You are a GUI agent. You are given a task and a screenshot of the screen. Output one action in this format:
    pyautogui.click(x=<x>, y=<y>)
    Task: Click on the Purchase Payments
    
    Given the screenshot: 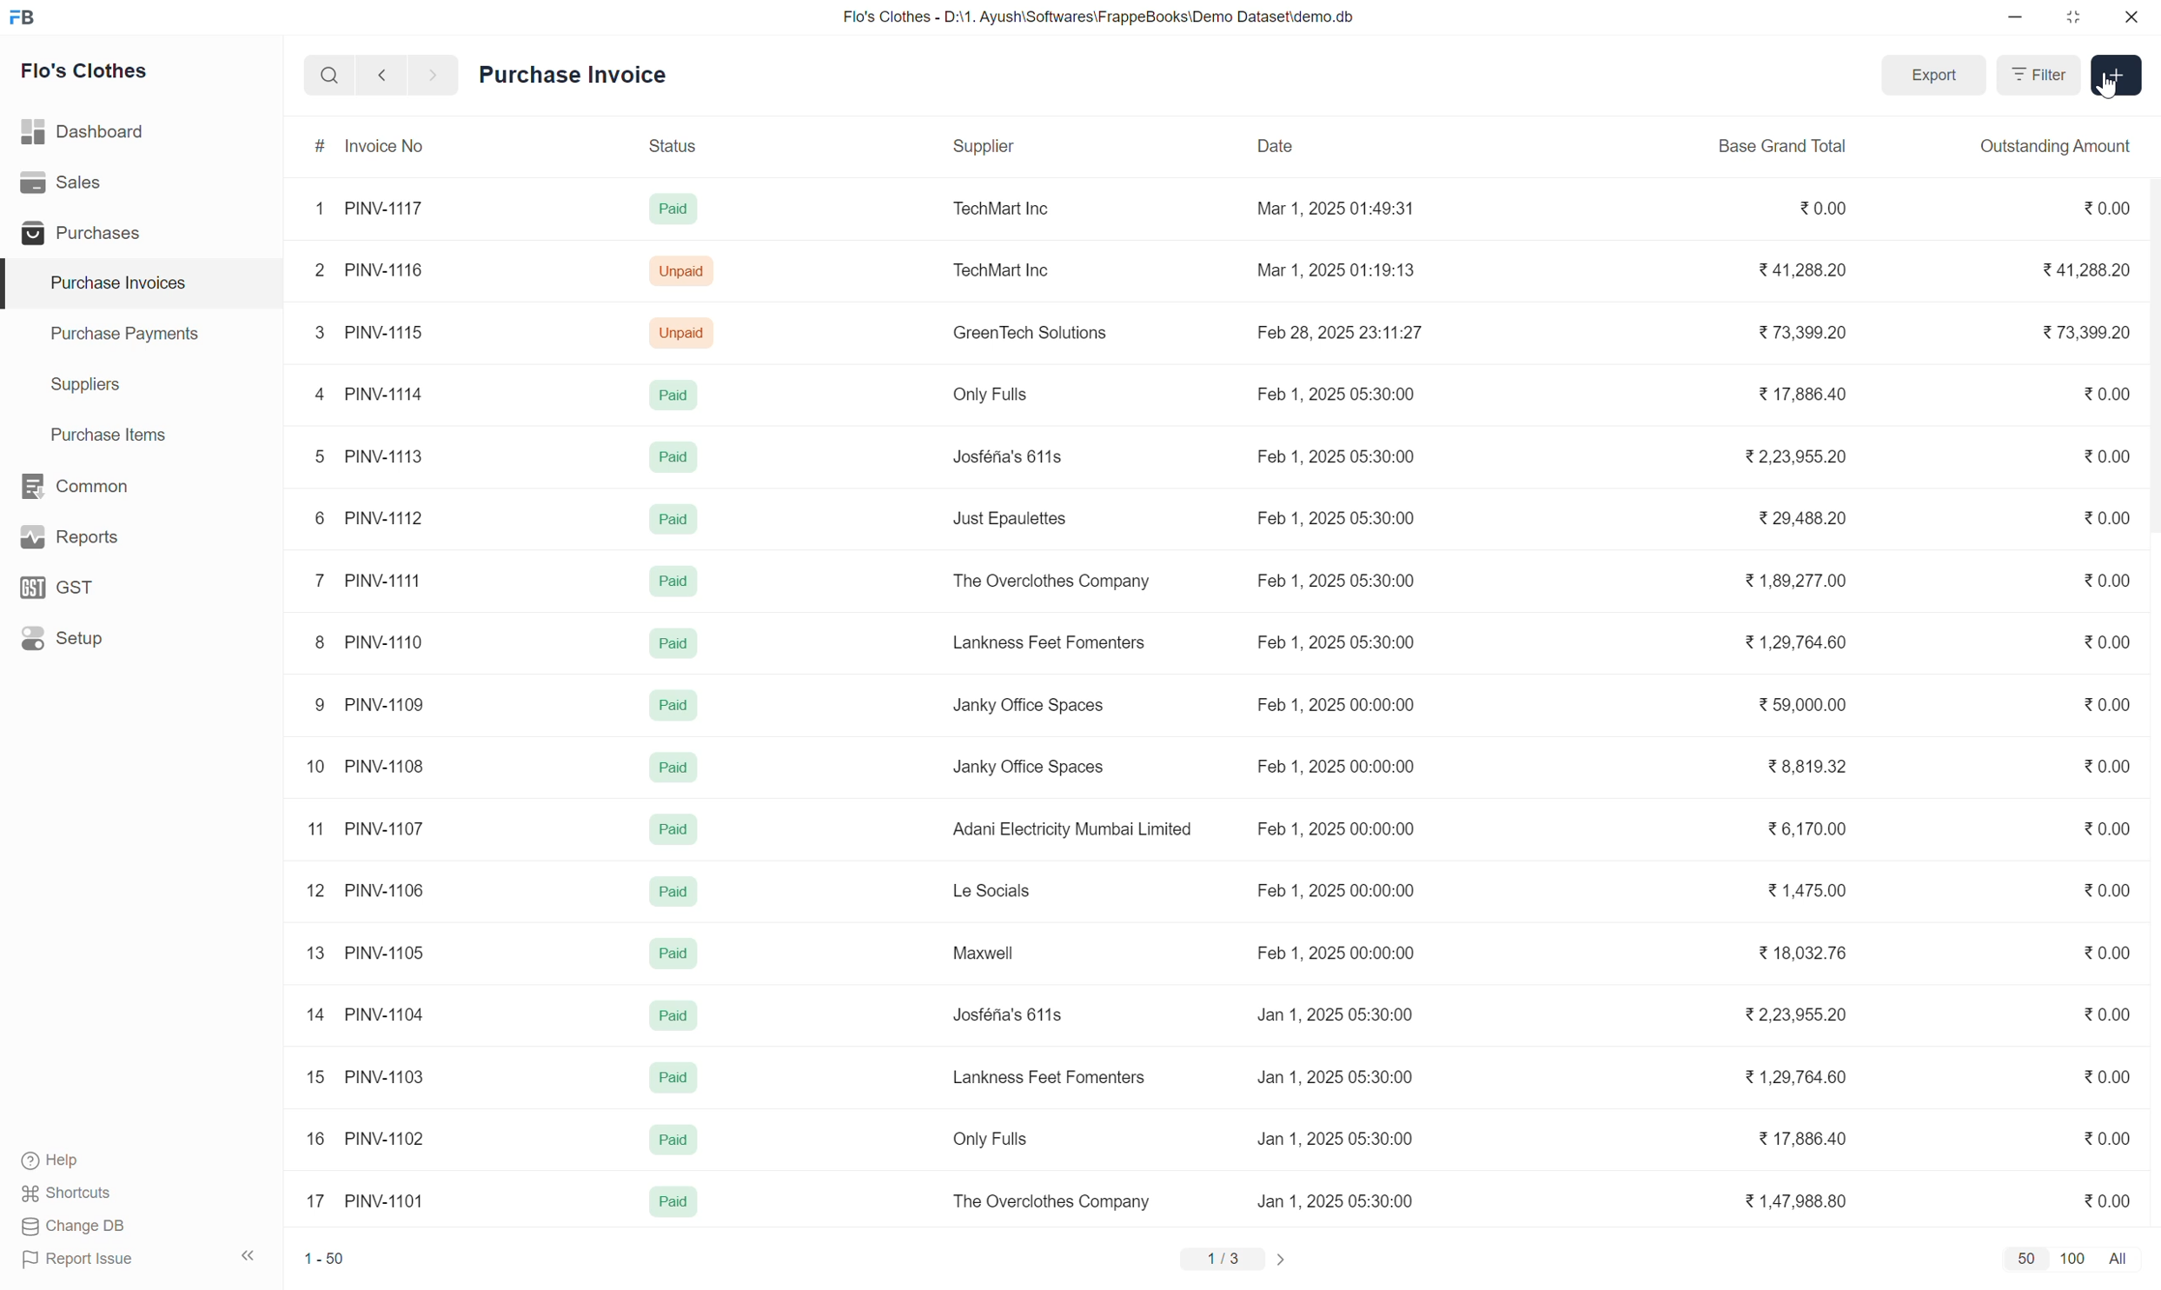 What is the action you would take?
    pyautogui.click(x=142, y=335)
    